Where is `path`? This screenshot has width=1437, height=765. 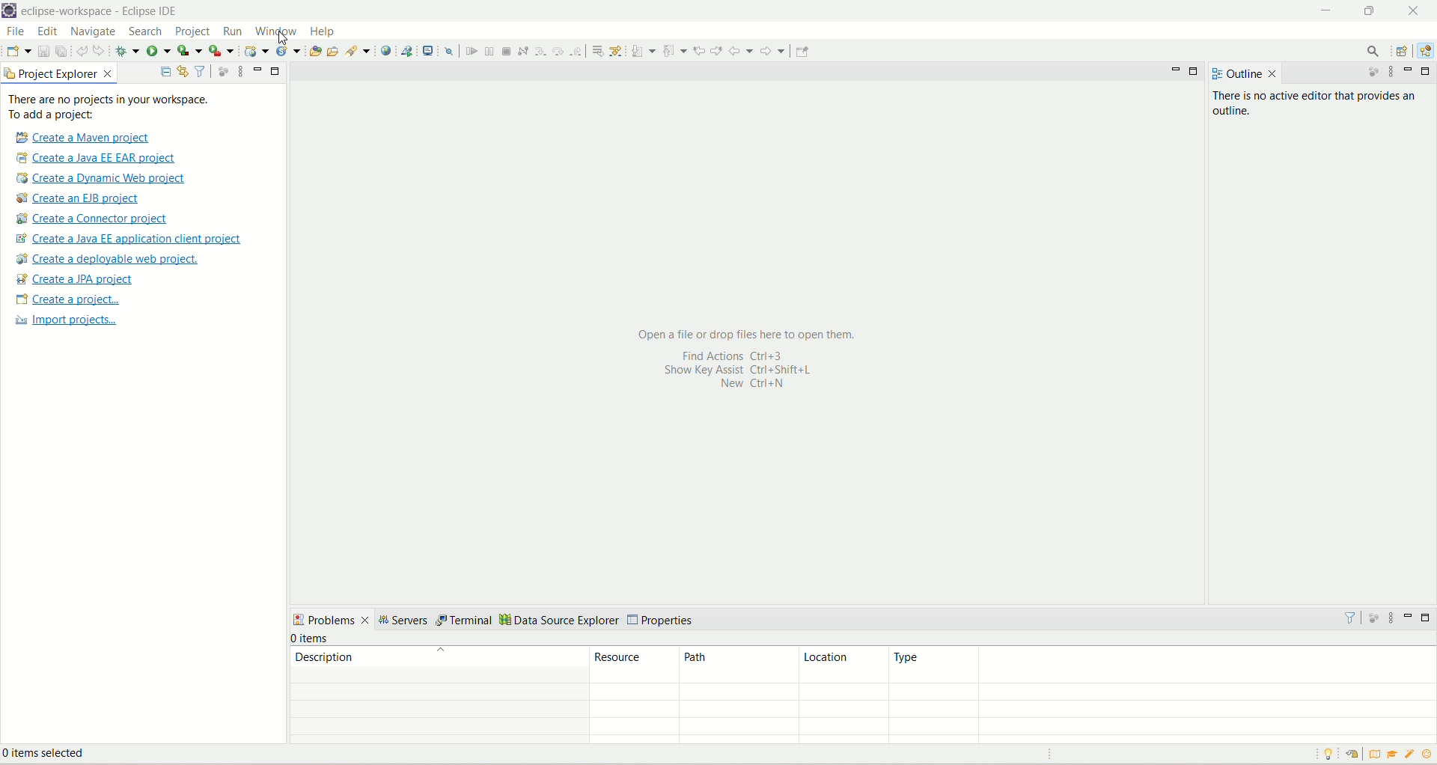
path is located at coordinates (734, 665).